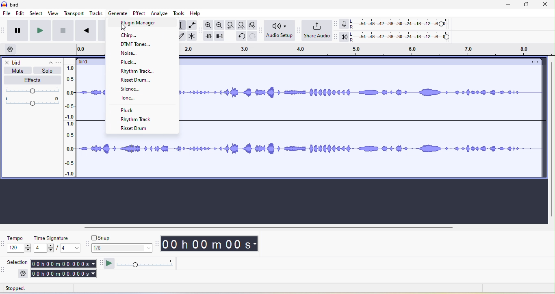 The height and width of the screenshot is (294, 555). Describe the element at coordinates (20, 70) in the screenshot. I see `mute` at that location.